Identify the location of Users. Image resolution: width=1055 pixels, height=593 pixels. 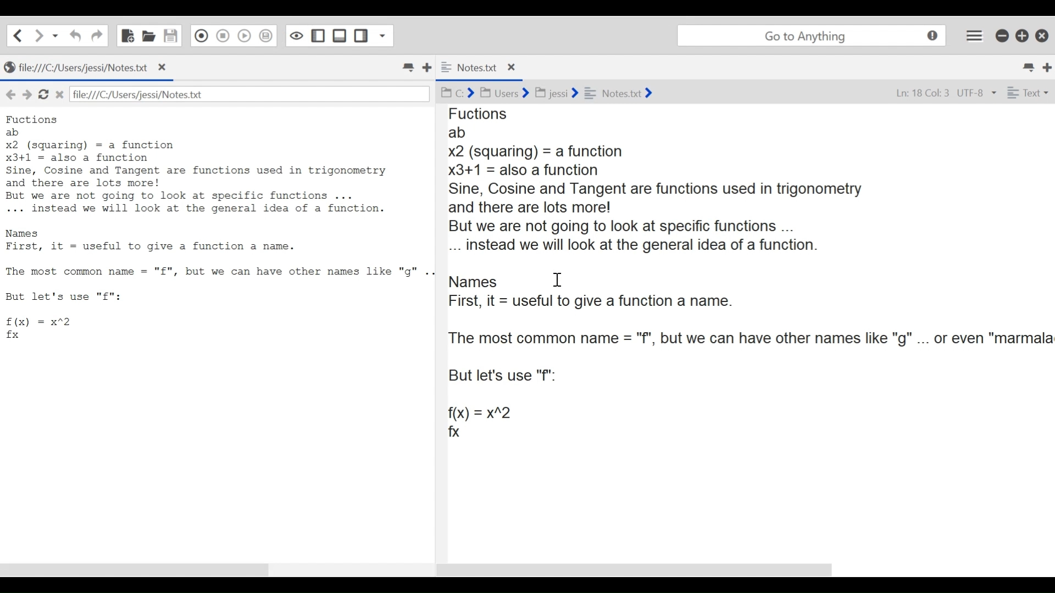
(499, 92).